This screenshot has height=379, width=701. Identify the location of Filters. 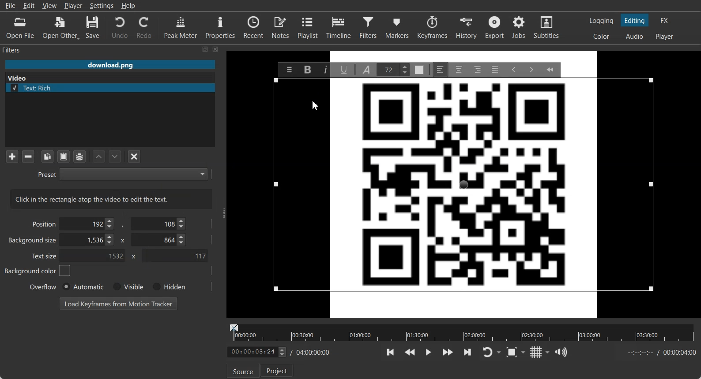
(20, 49).